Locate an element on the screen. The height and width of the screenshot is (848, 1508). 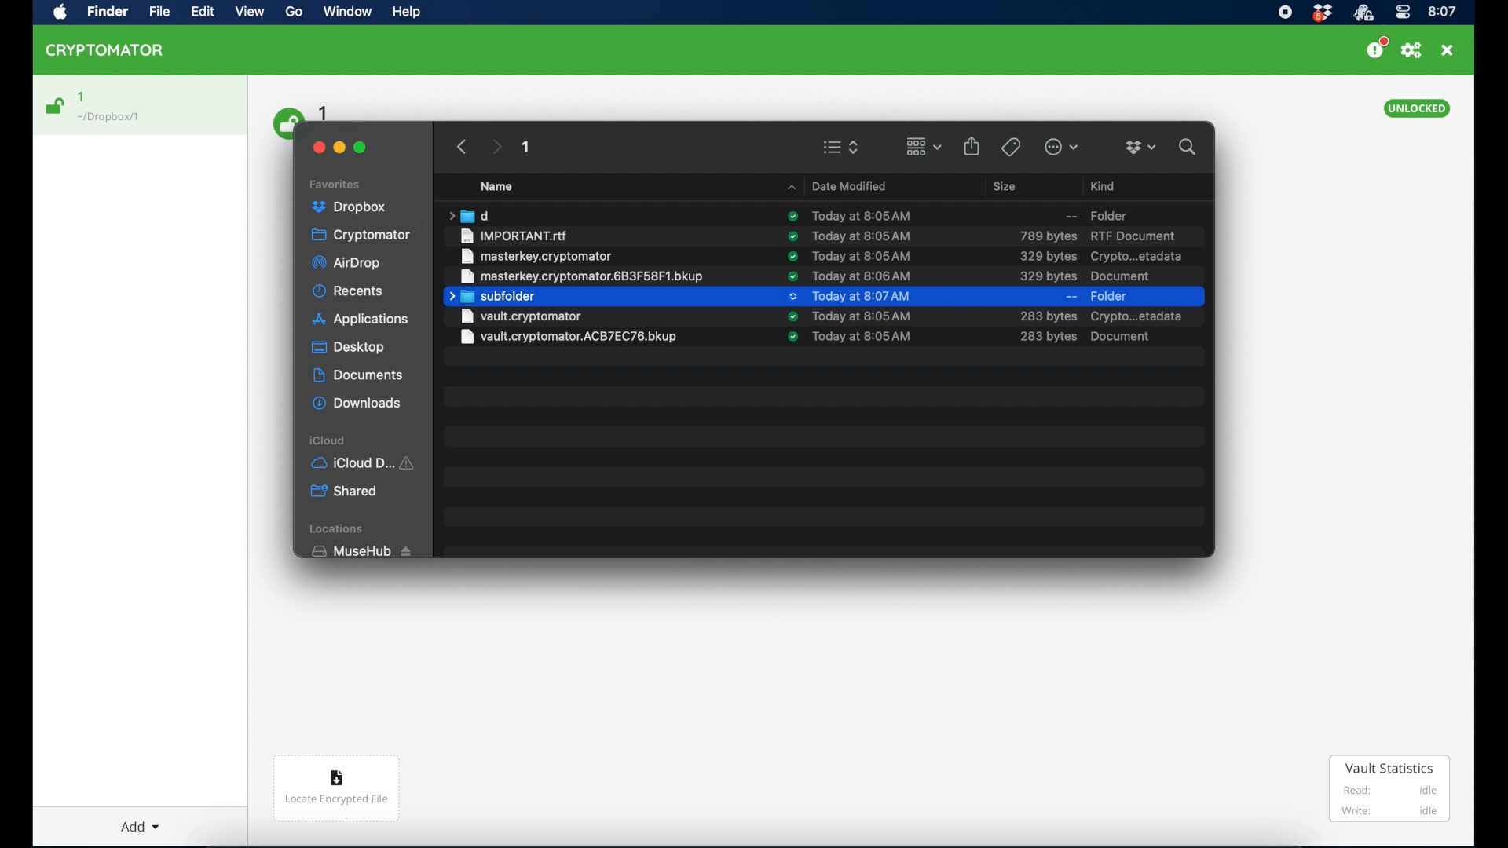
file name is located at coordinates (515, 236).